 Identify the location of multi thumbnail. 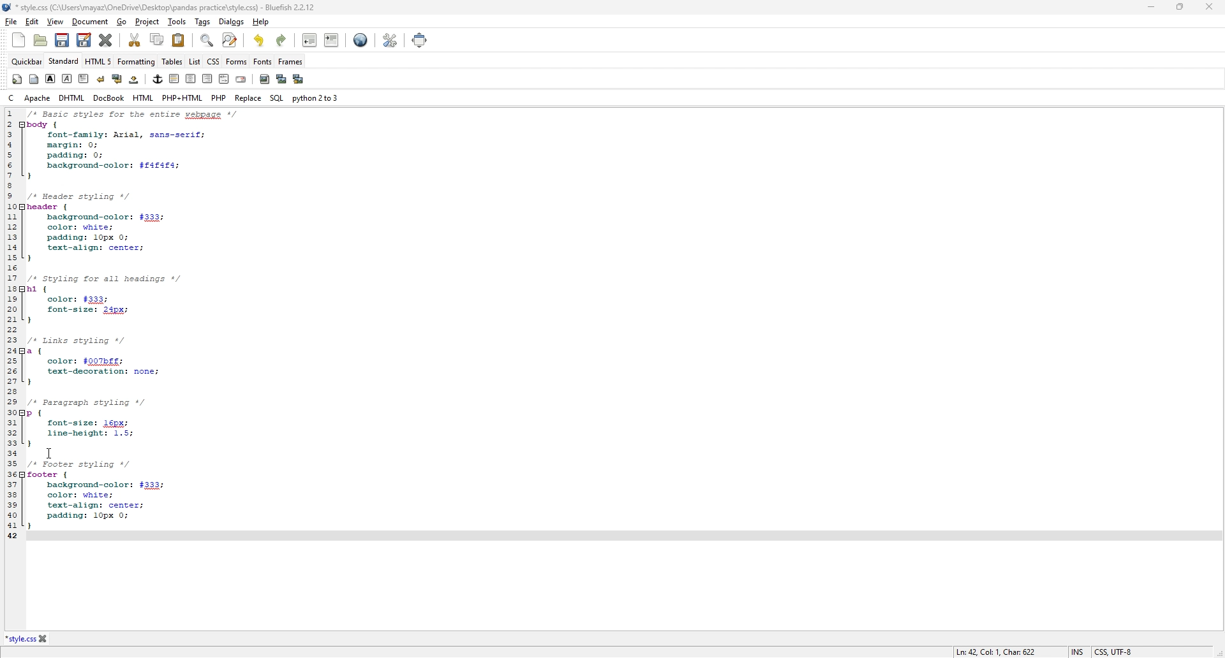
(298, 79).